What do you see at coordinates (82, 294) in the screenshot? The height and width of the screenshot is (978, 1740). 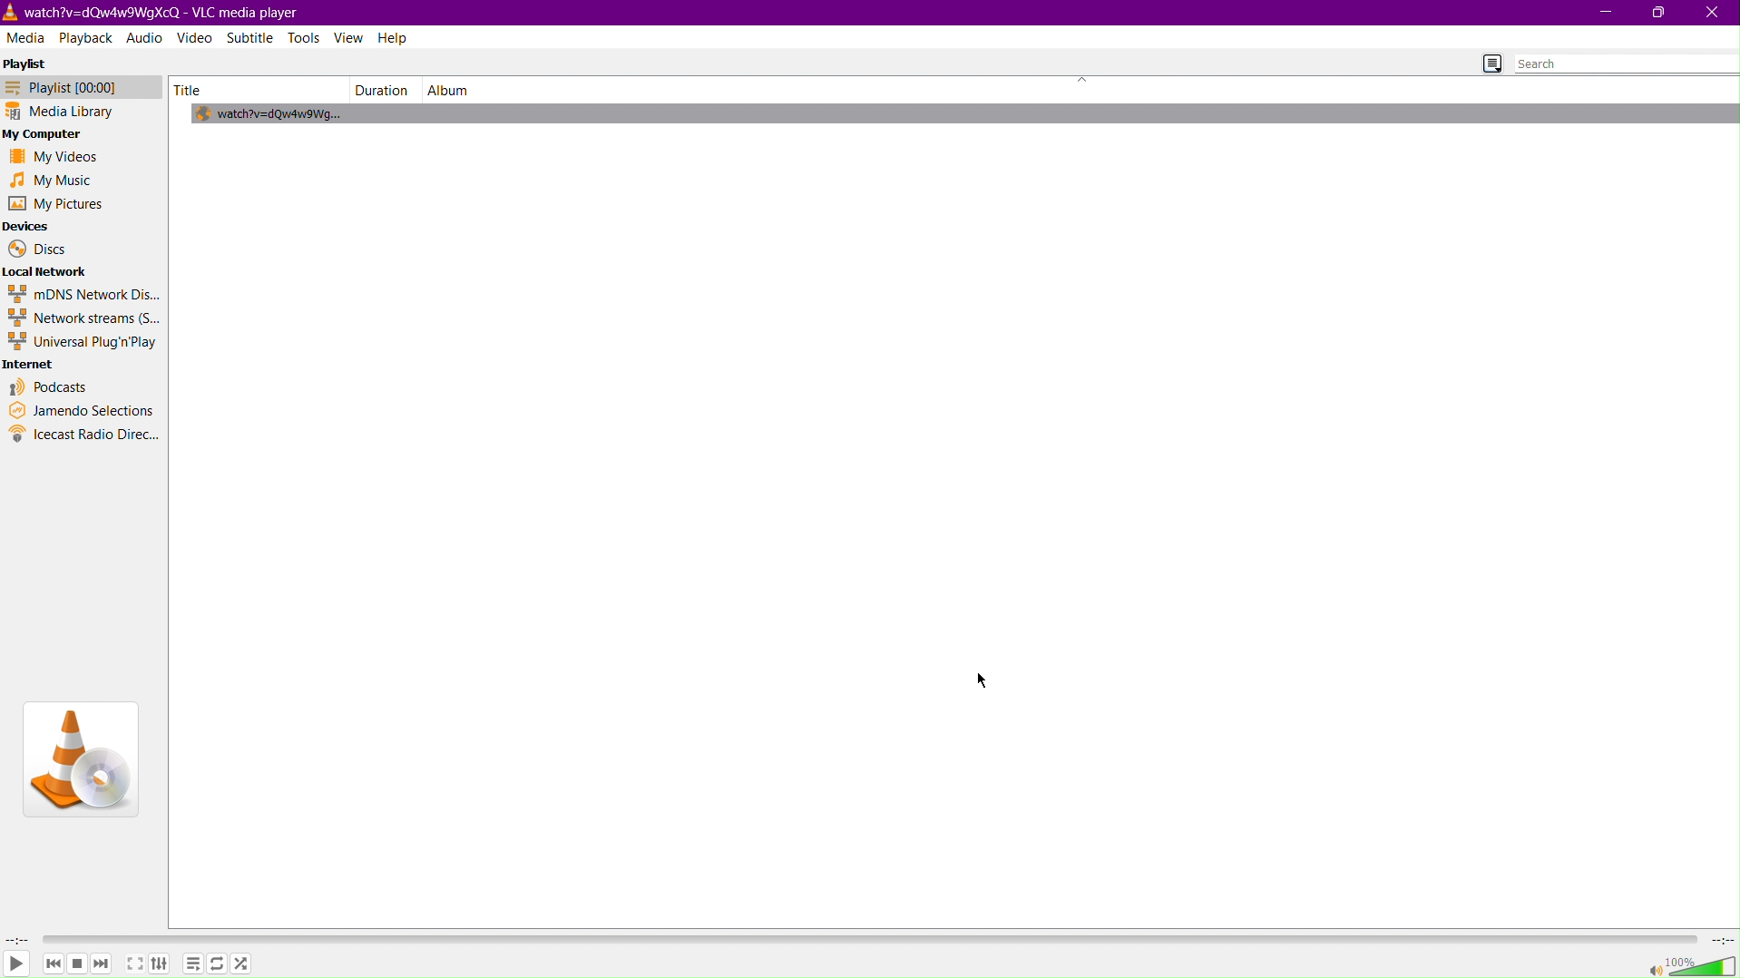 I see `mDNS Network Distribution` at bounding box center [82, 294].